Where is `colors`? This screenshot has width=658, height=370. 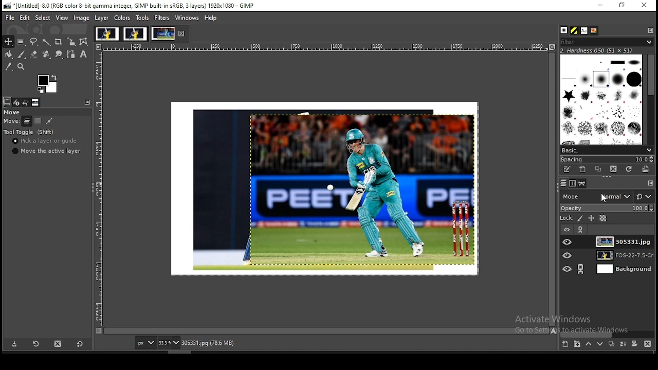
colors is located at coordinates (122, 18).